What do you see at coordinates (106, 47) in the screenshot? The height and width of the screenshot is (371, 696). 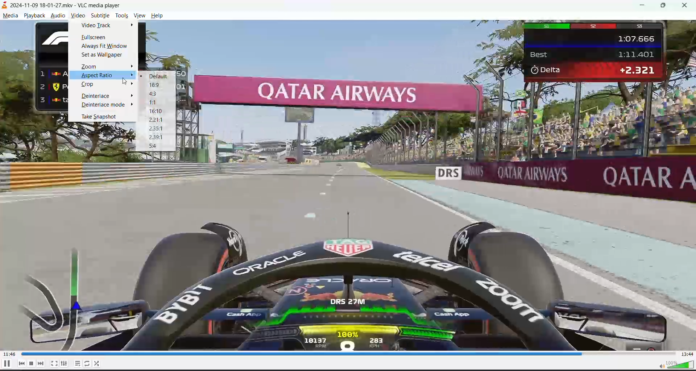 I see `always fit window` at bounding box center [106, 47].